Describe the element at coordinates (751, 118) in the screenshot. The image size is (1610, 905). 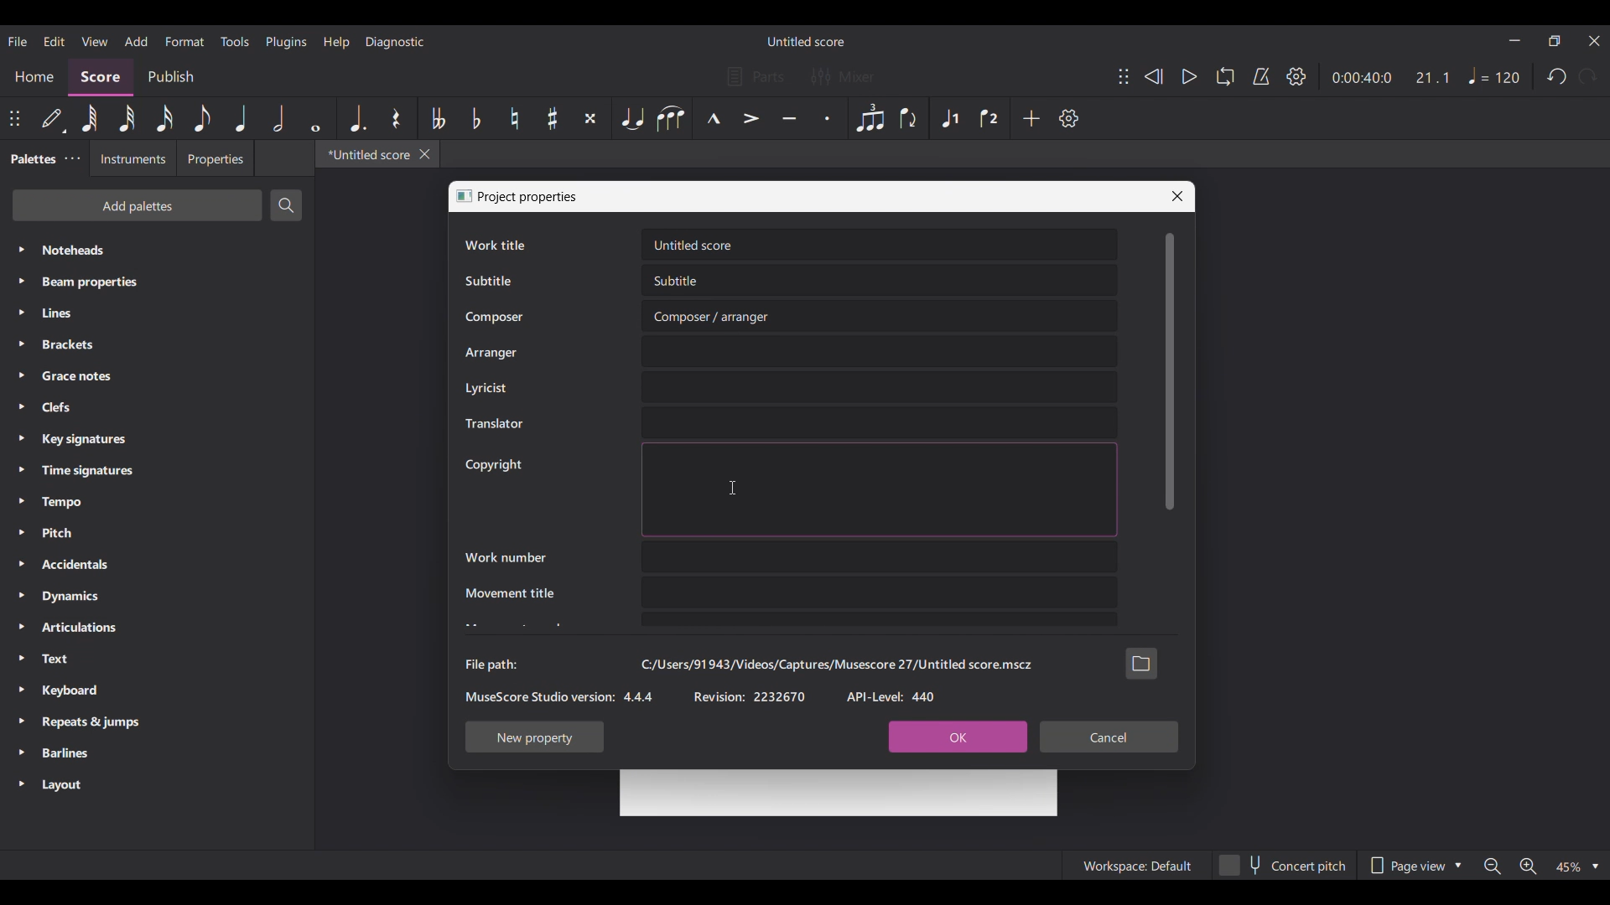
I see `Accent` at that location.